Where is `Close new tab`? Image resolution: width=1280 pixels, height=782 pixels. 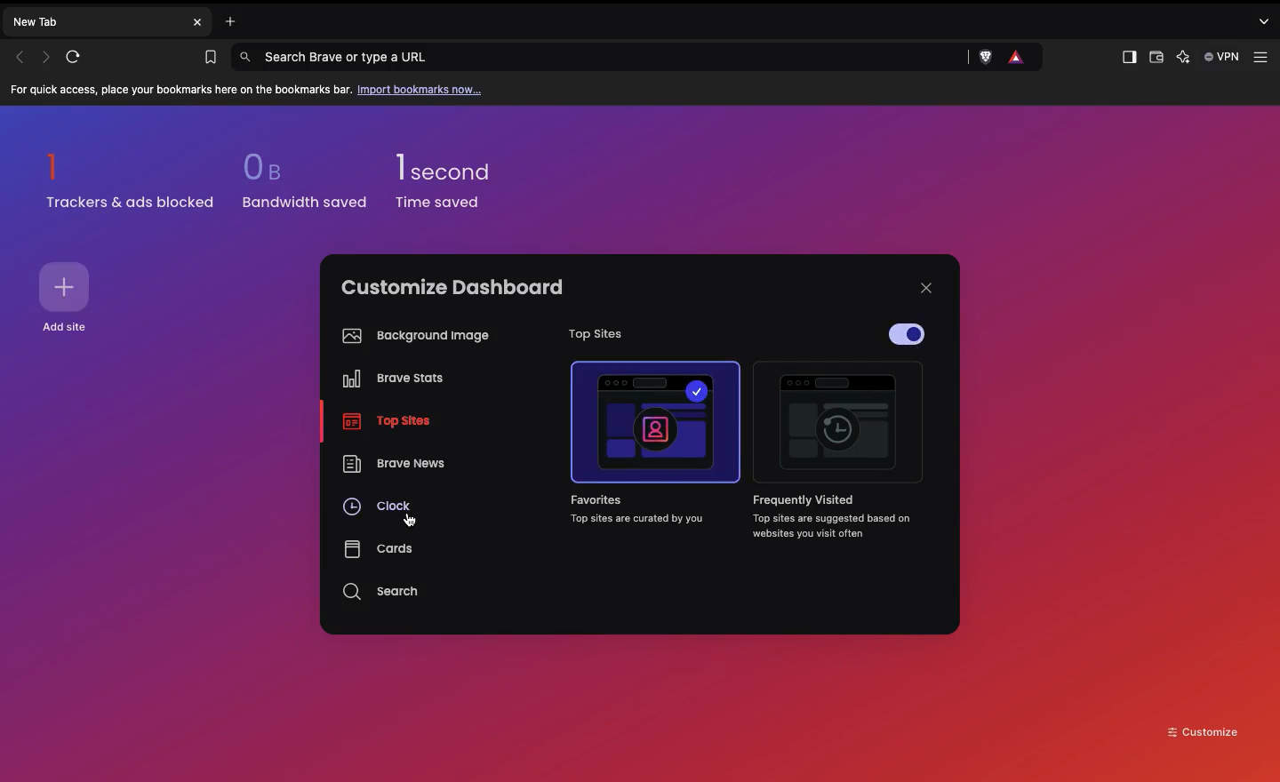
Close new tab is located at coordinates (197, 22).